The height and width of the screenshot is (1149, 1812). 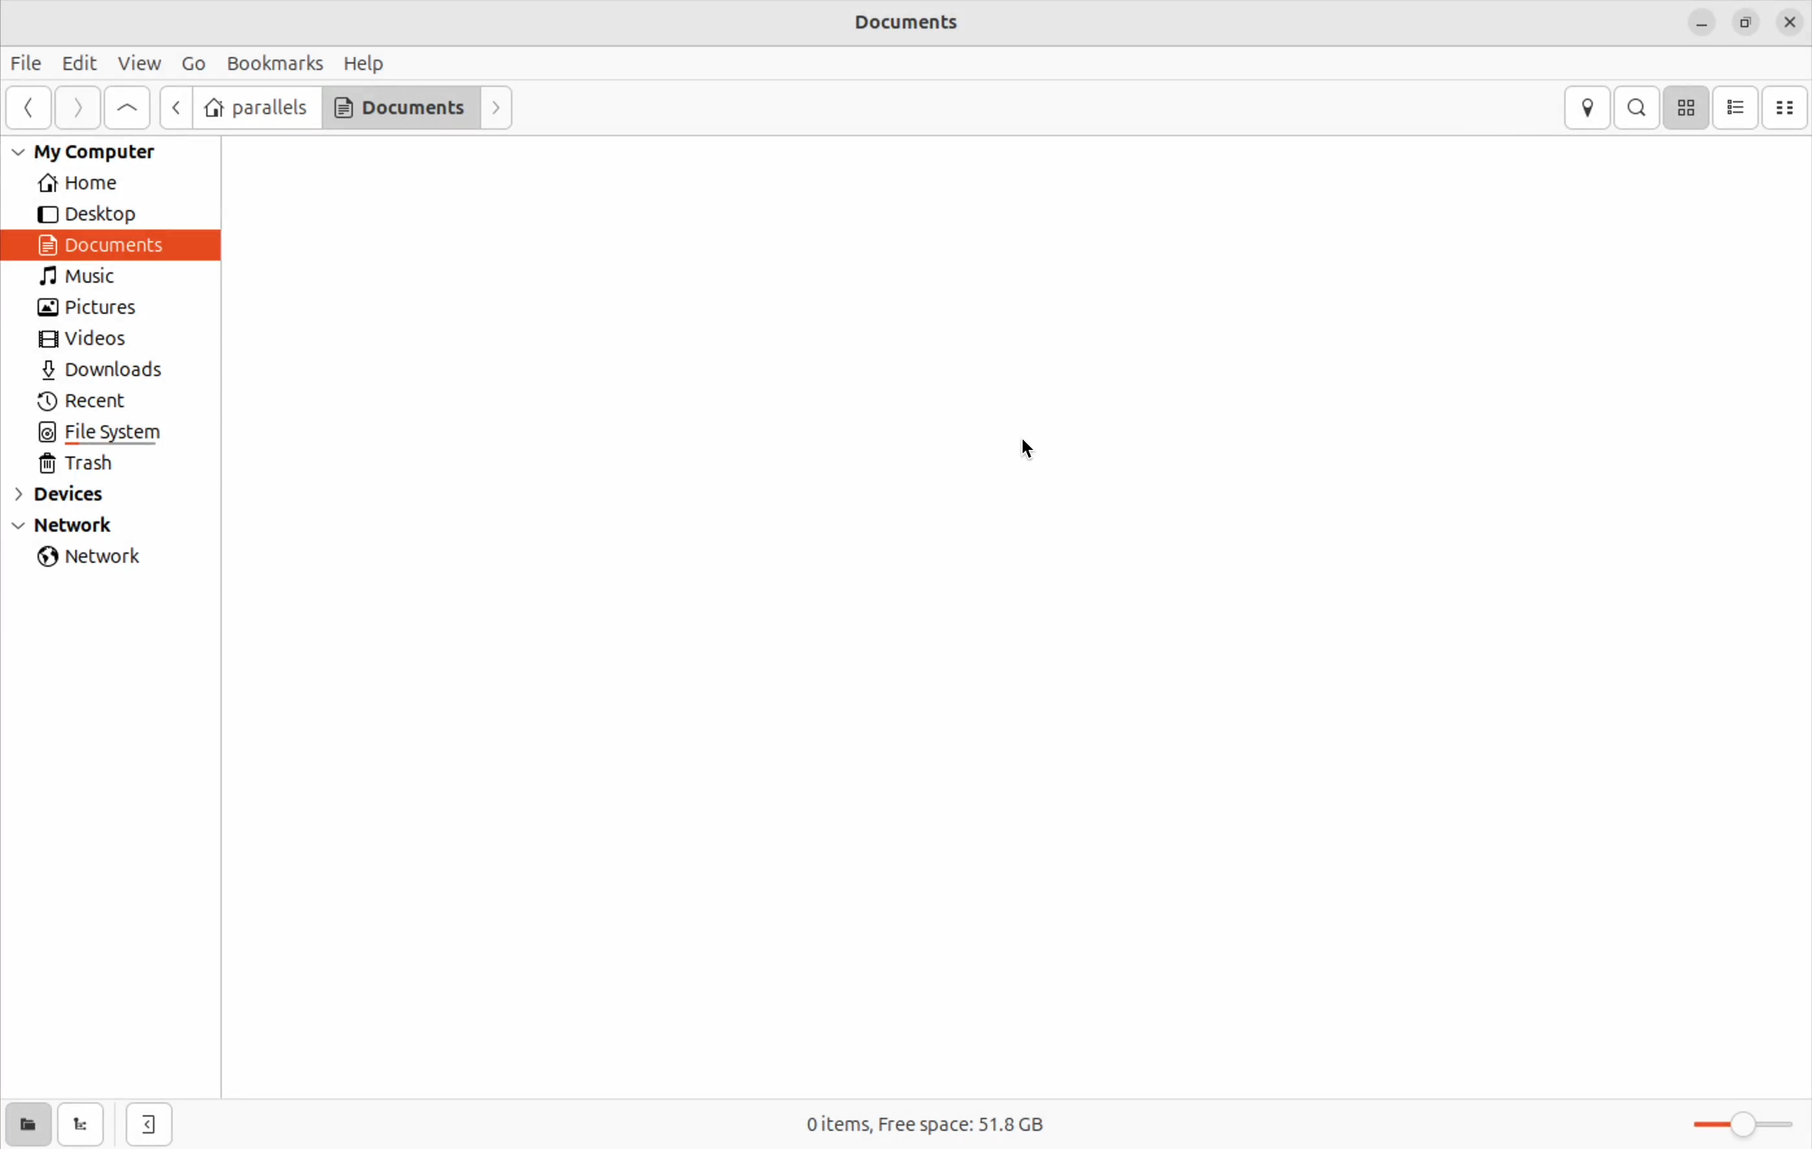 What do you see at coordinates (108, 372) in the screenshot?
I see `Downlaods` at bounding box center [108, 372].